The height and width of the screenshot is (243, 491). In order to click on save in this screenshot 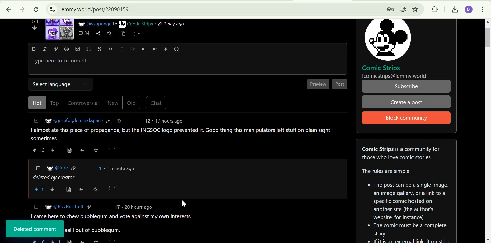, I will do `click(98, 241)`.